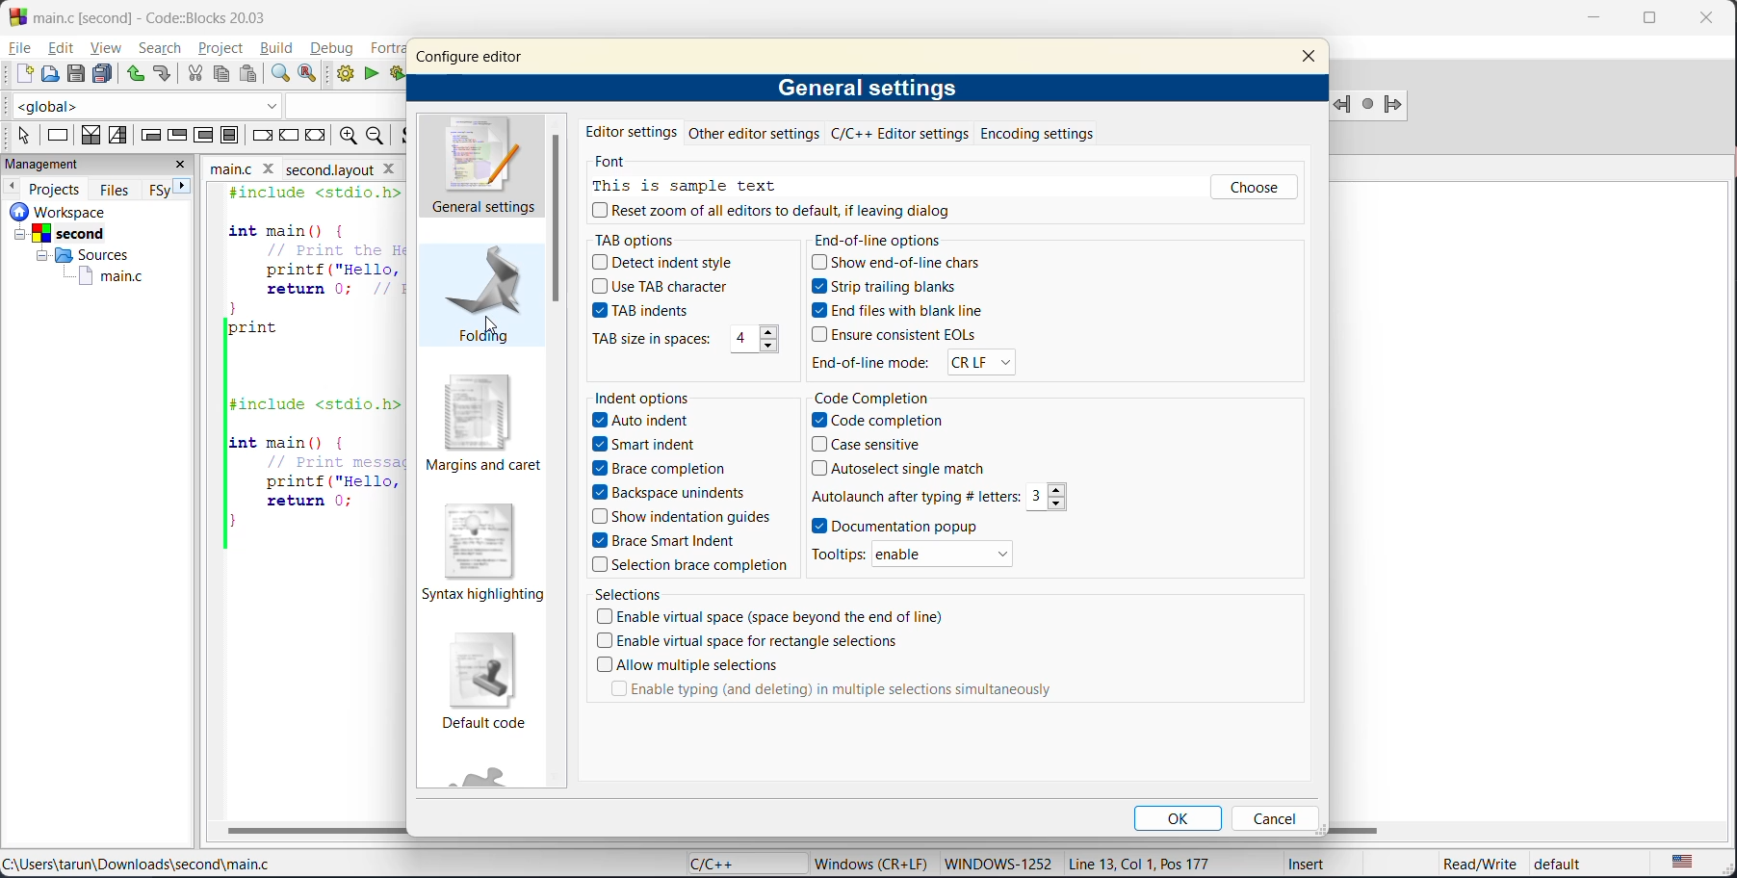 This screenshot has height=878, width=1737. Describe the element at coordinates (640, 312) in the screenshot. I see `TAB indents` at that location.